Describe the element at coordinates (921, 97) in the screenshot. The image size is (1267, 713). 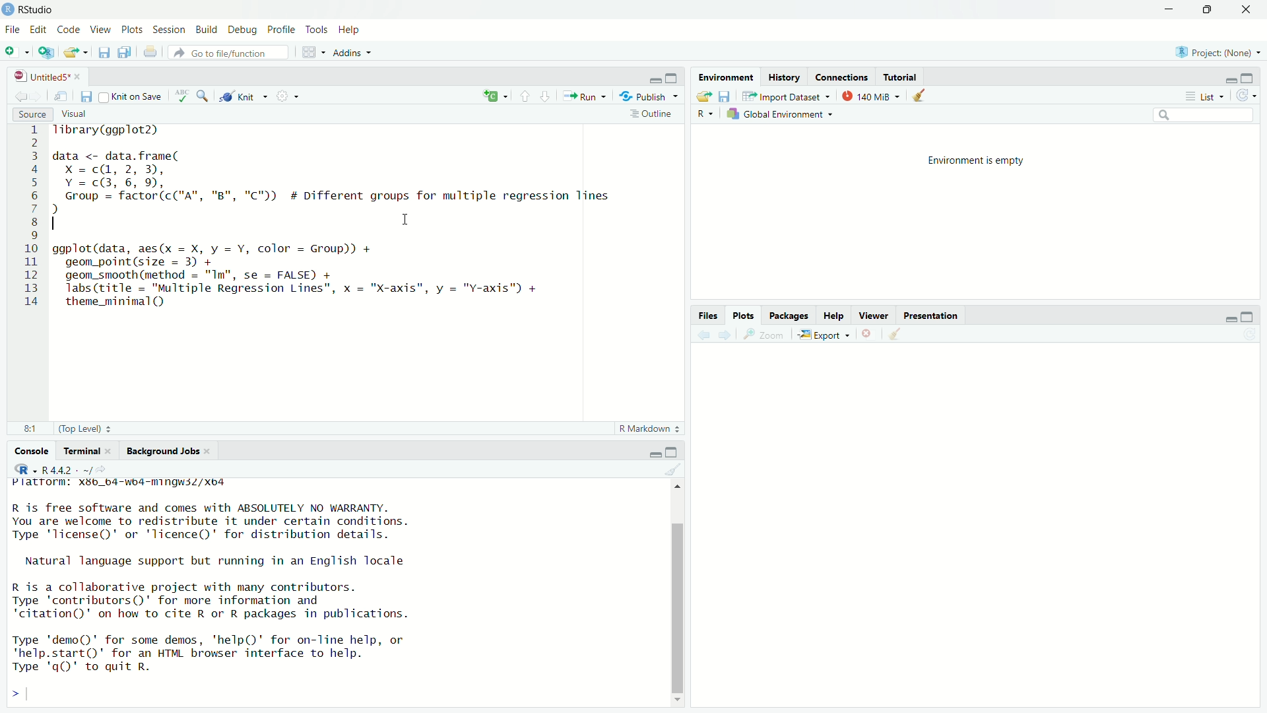
I see `clear` at that location.